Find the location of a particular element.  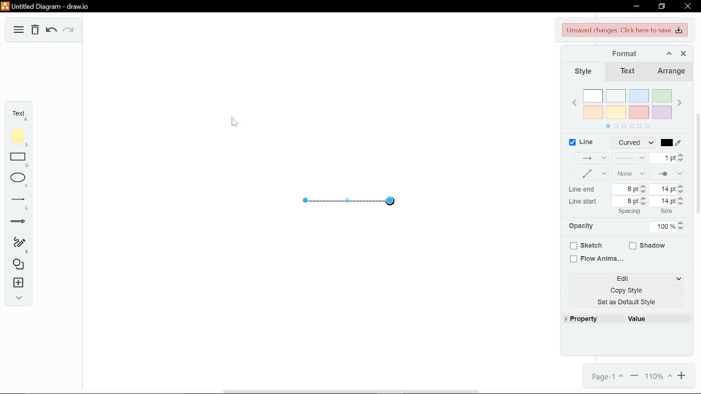

Decrease line start size is located at coordinates (682, 204).